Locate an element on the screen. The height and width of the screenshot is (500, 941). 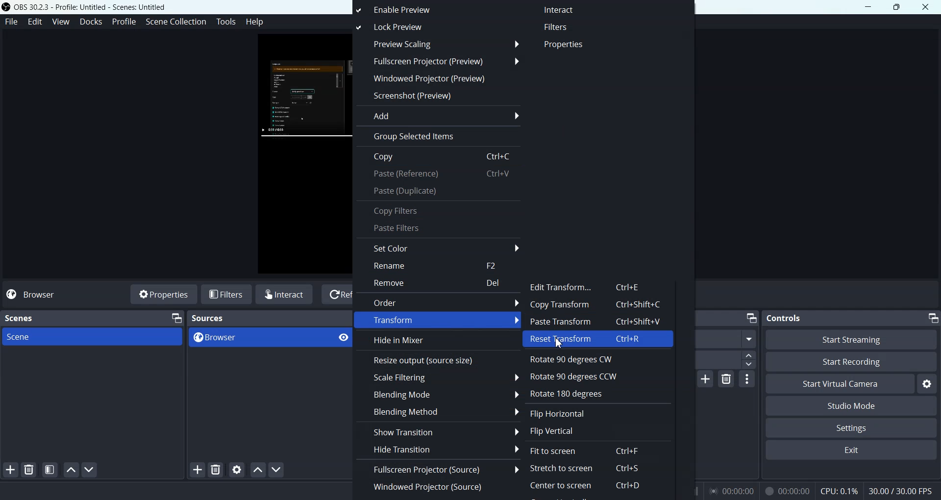
Start Streaming is located at coordinates (851, 339).